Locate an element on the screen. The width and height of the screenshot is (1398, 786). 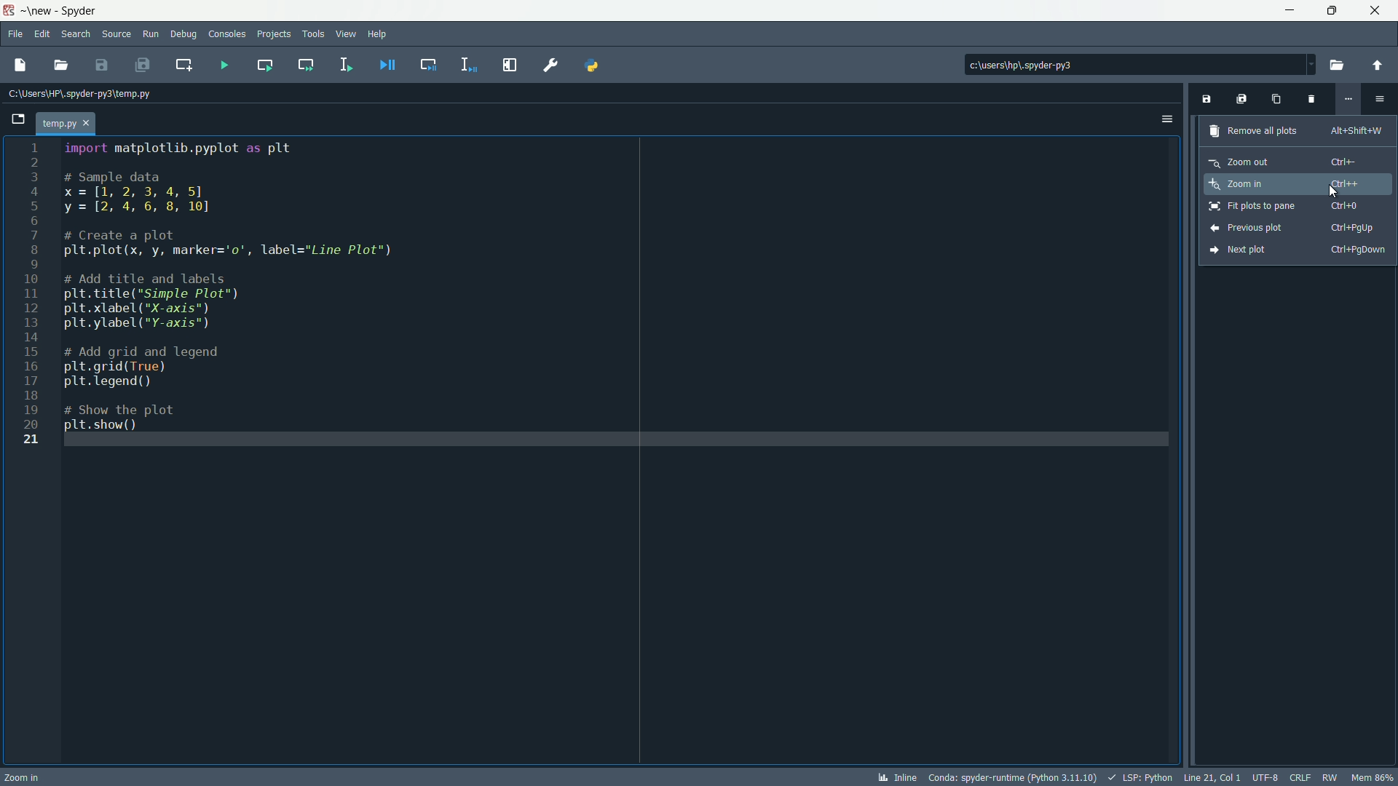
lsp:python is located at coordinates (1142, 777).